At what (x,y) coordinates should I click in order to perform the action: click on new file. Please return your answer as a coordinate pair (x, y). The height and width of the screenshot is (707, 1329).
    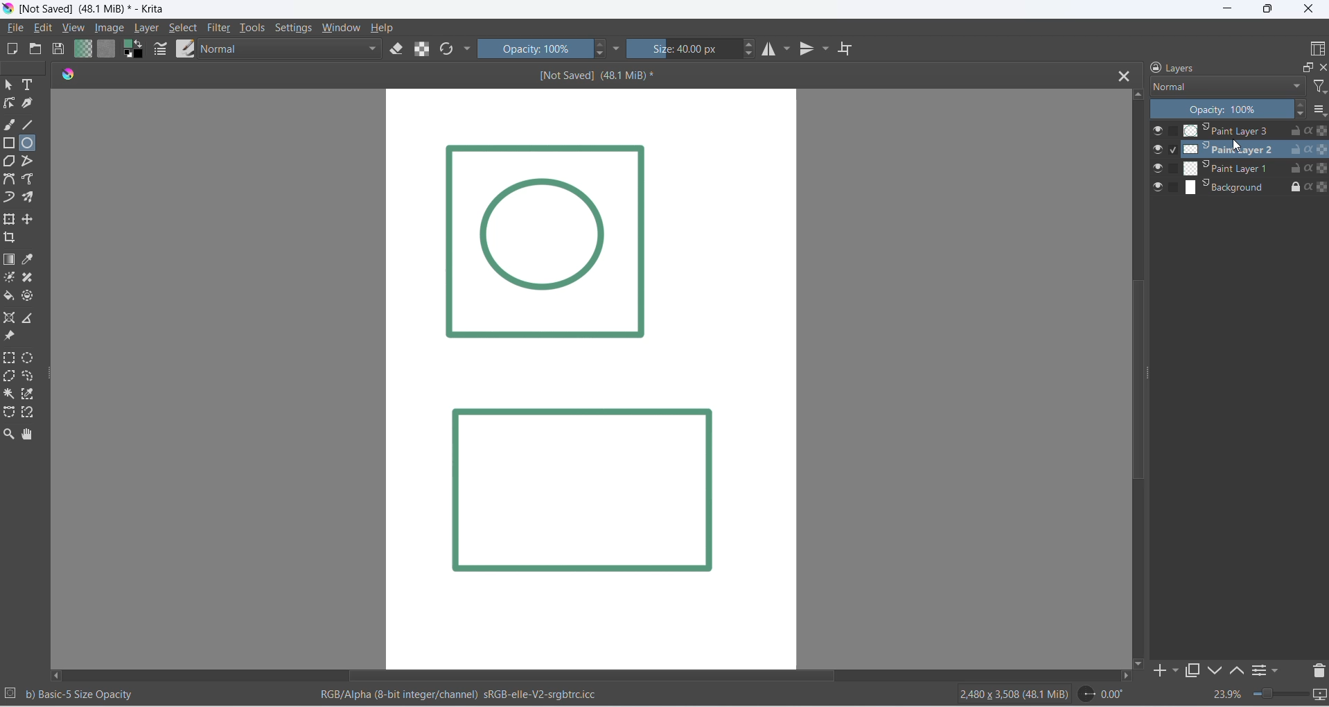
    Looking at the image, I should click on (16, 49).